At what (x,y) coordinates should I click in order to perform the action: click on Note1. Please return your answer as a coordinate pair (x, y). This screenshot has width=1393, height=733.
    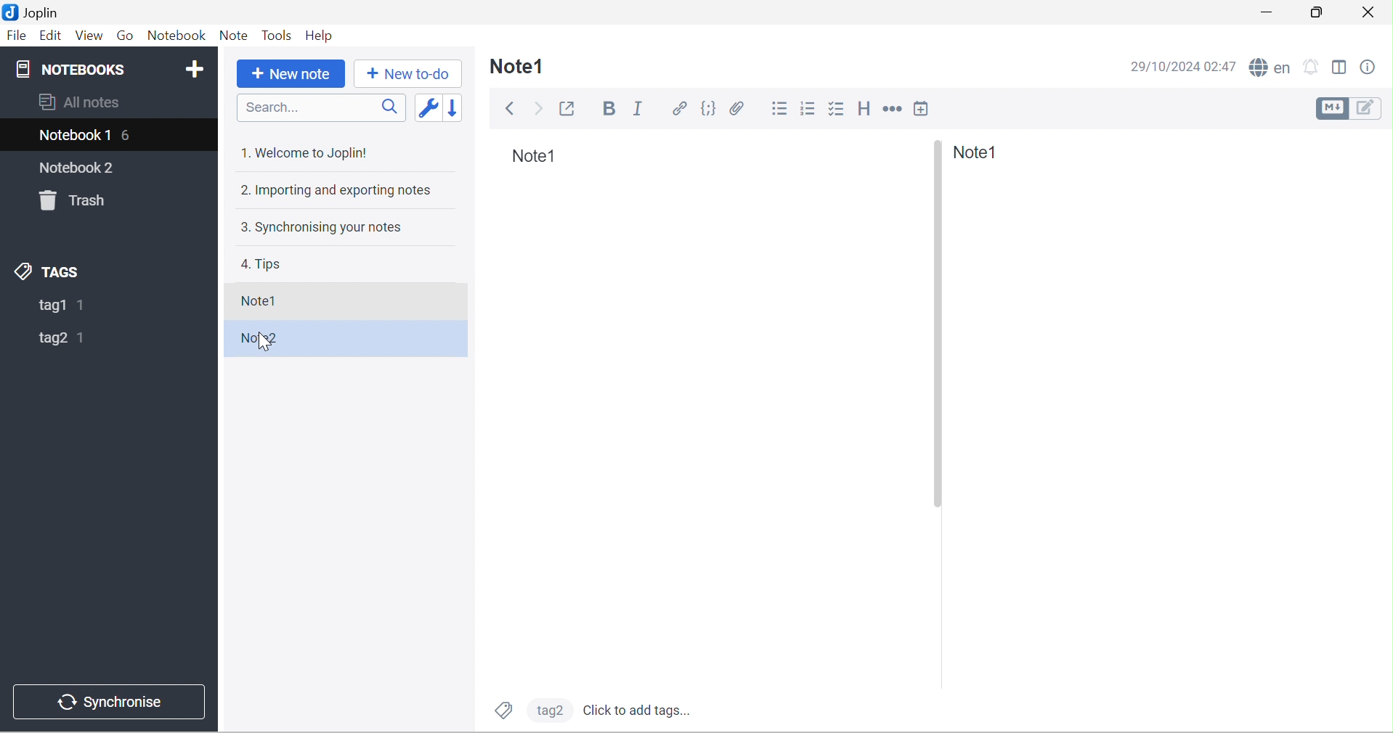
    Looking at the image, I should click on (978, 155).